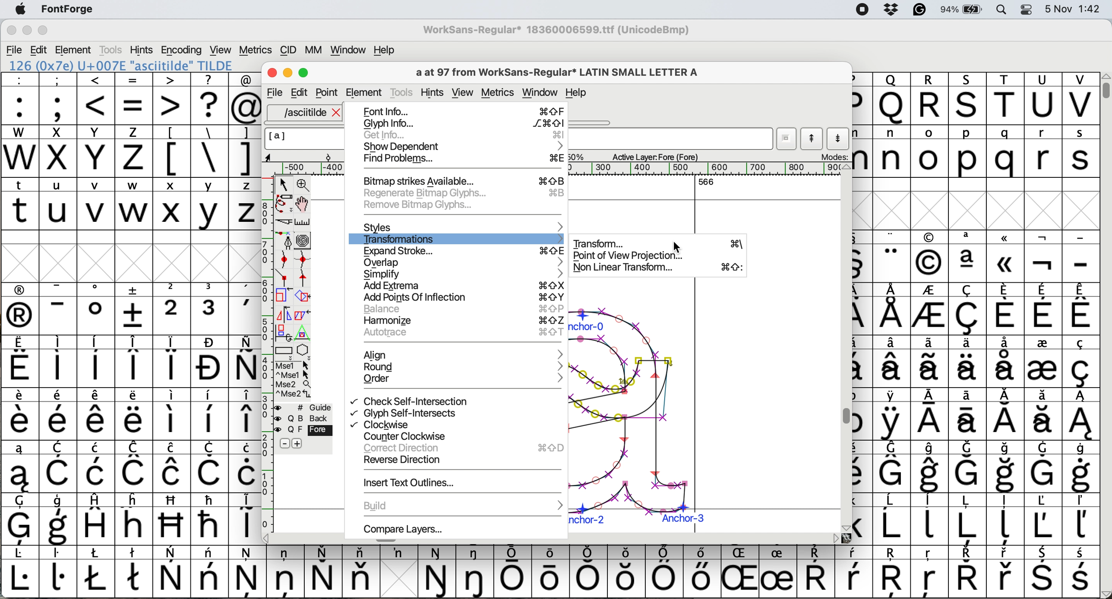  What do you see at coordinates (172, 98) in the screenshot?
I see `>` at bounding box center [172, 98].